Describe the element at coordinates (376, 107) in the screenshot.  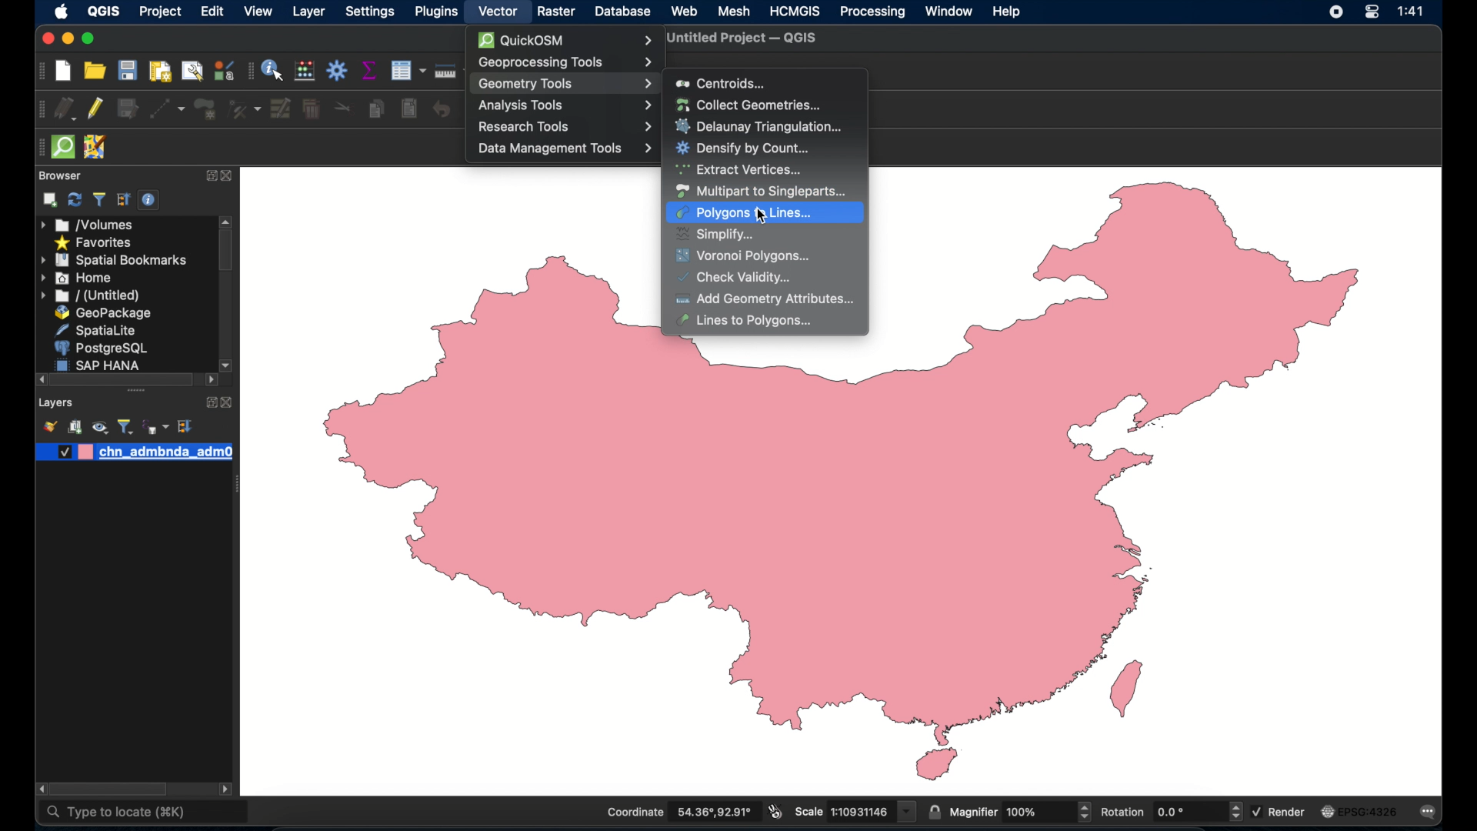
I see `copy features` at that location.